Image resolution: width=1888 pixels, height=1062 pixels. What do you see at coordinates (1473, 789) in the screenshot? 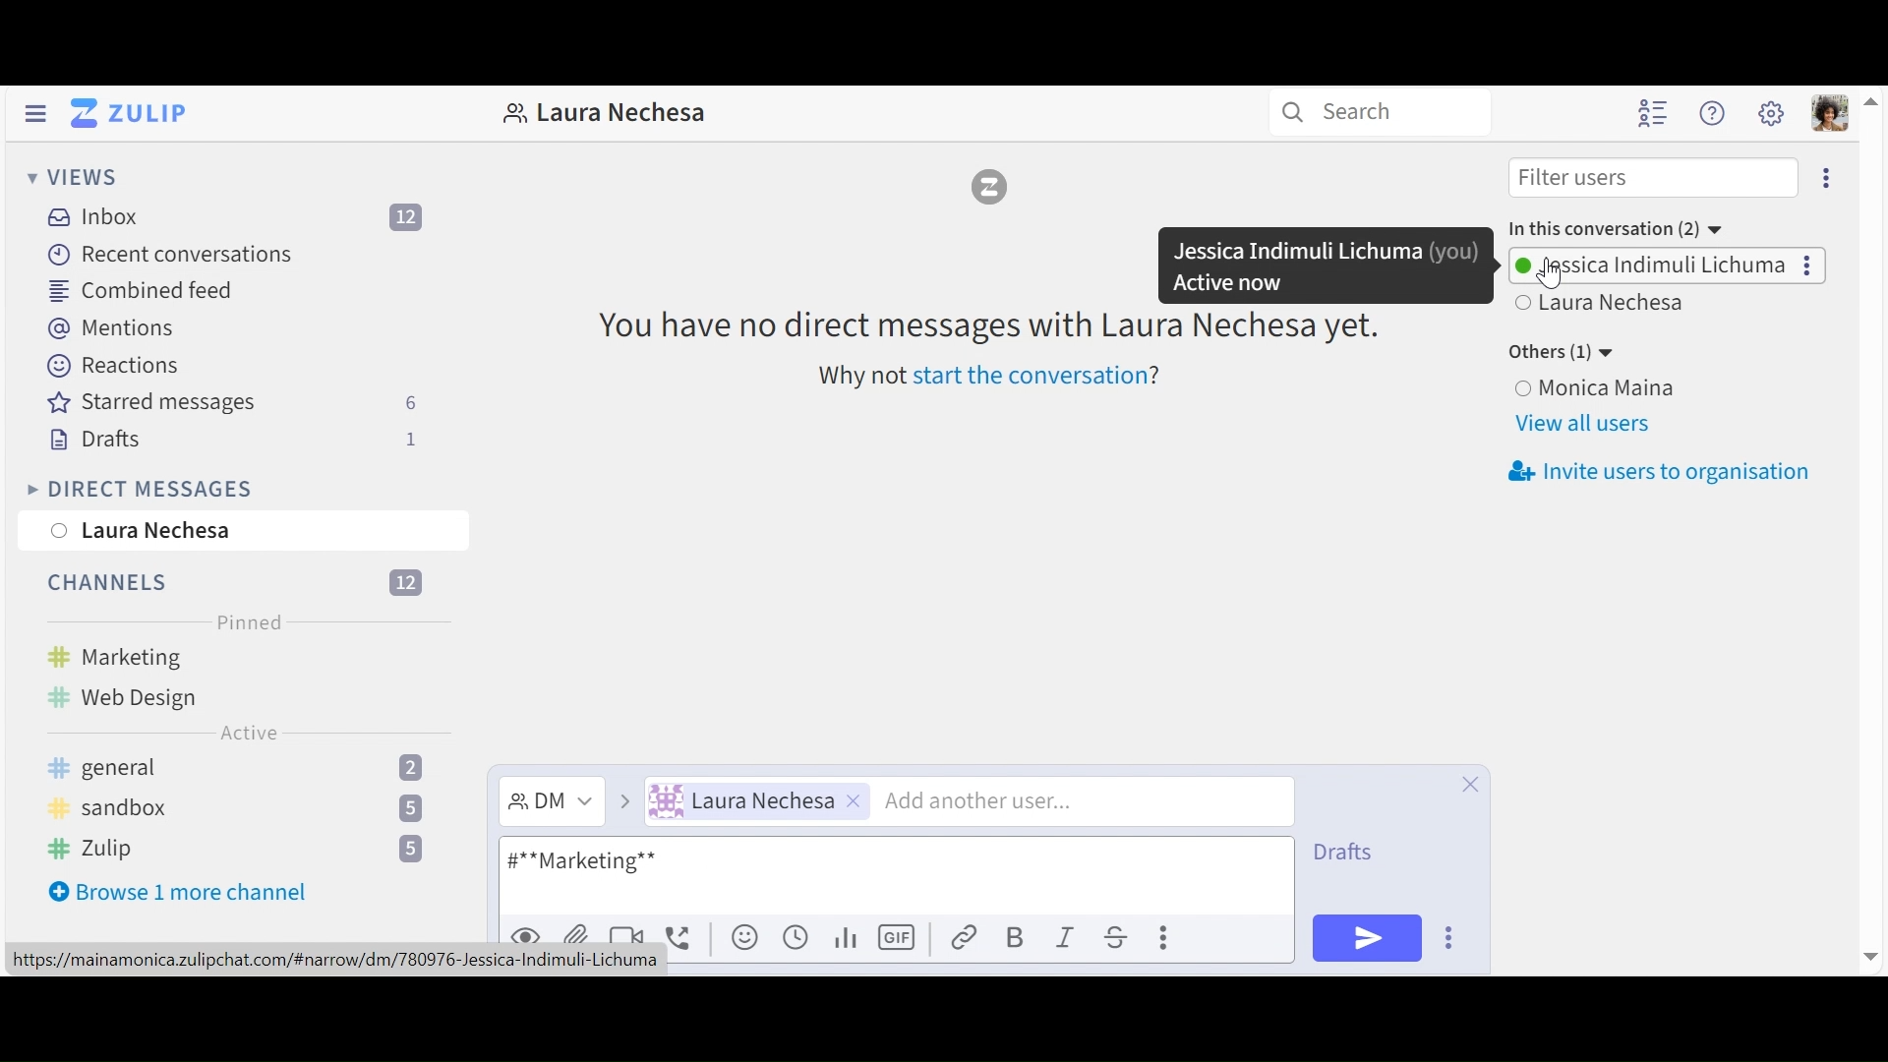
I see `Close` at bounding box center [1473, 789].